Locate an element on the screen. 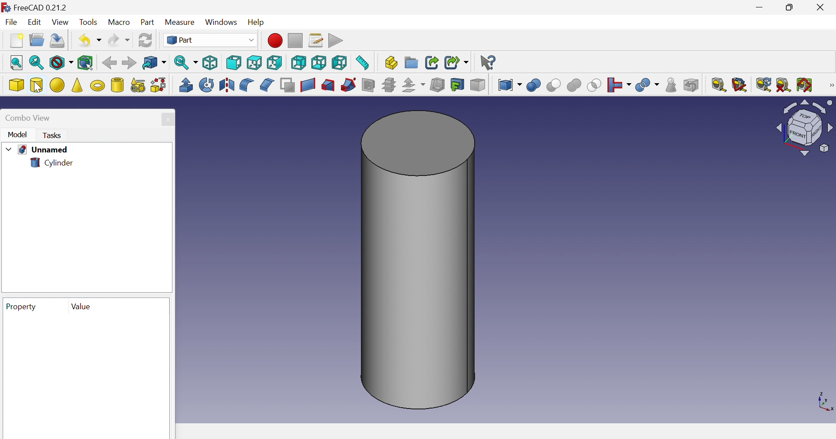  Cross-sections is located at coordinates (388, 85).